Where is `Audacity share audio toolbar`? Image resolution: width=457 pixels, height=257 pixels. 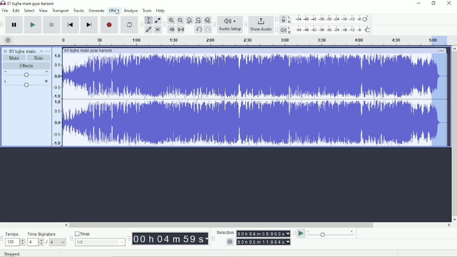 Audacity share audio toolbar is located at coordinates (246, 24).